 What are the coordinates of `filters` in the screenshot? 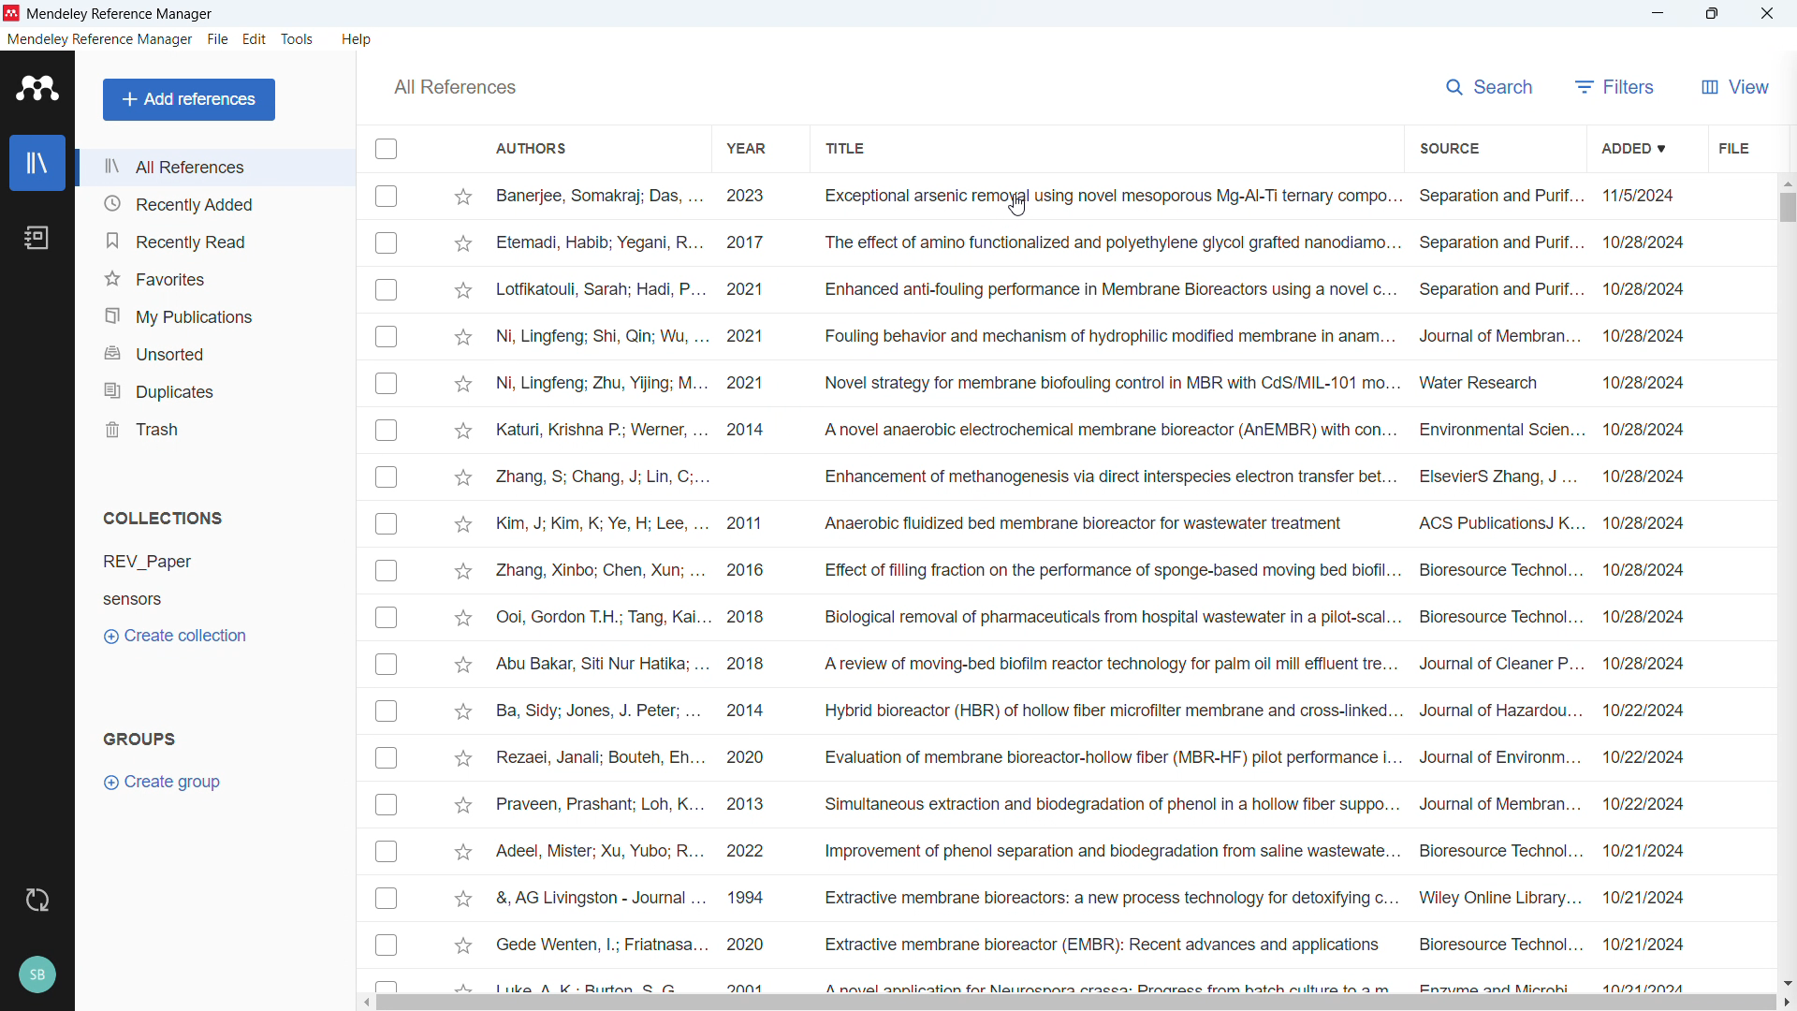 It's located at (1616, 87).